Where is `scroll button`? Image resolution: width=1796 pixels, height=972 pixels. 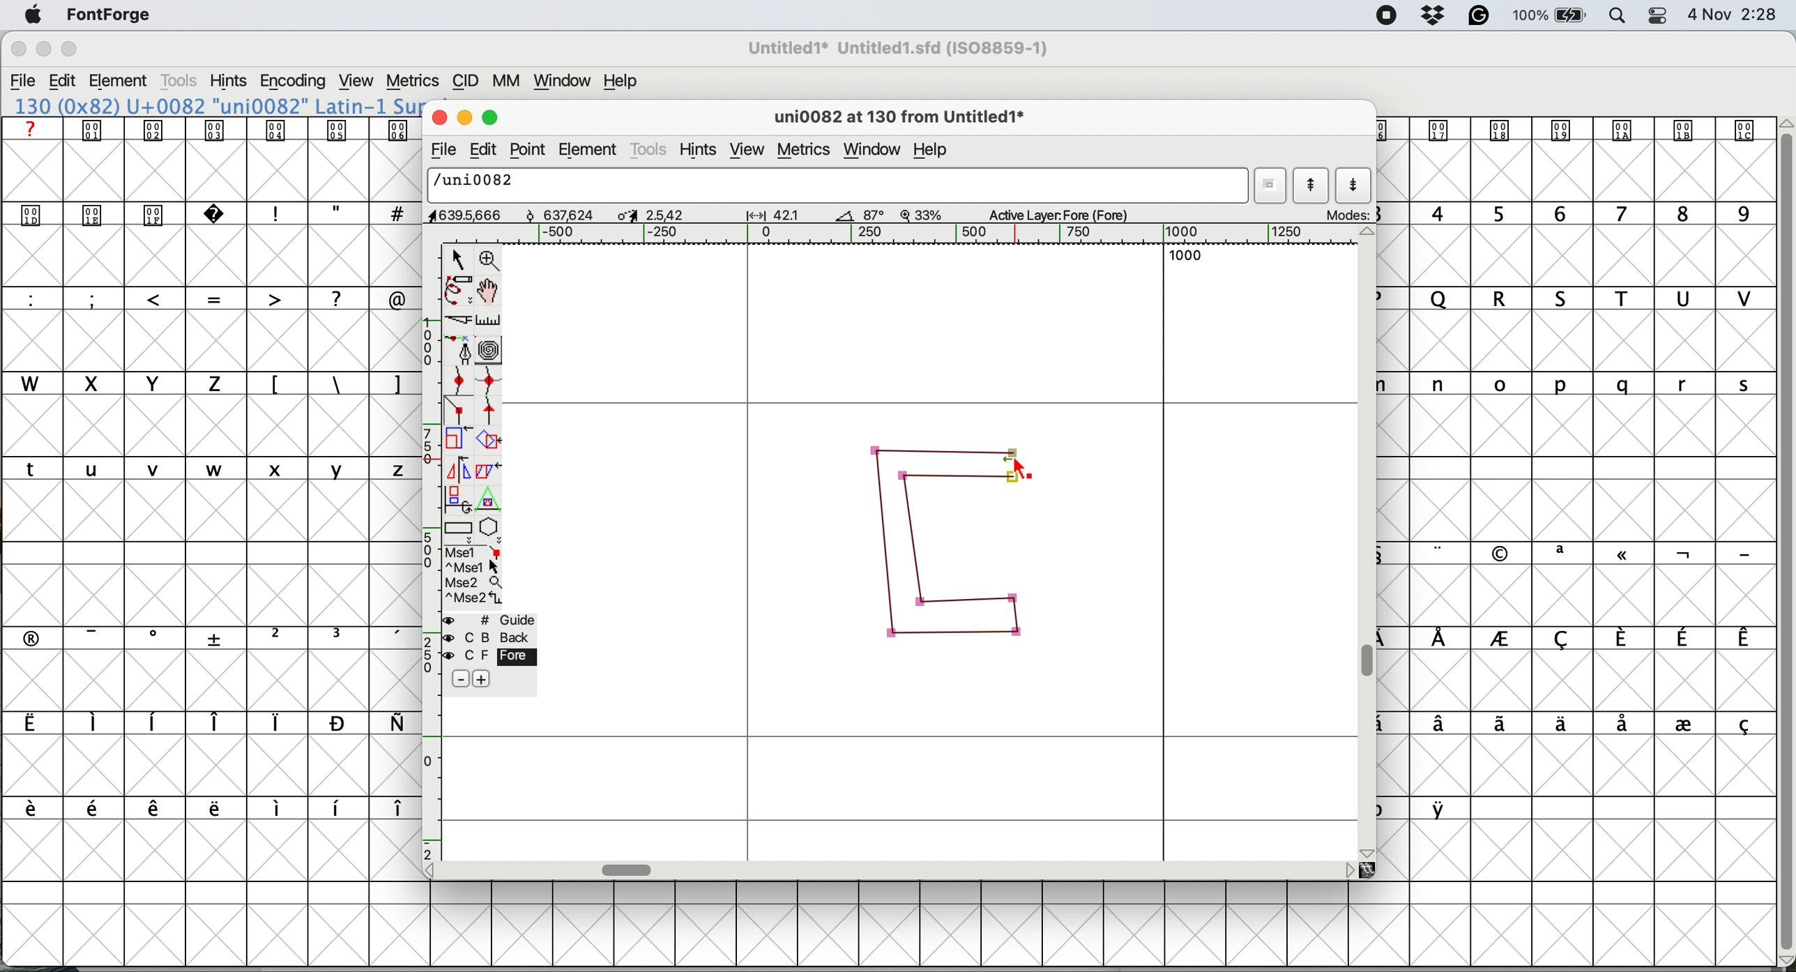
scroll button is located at coordinates (1369, 851).